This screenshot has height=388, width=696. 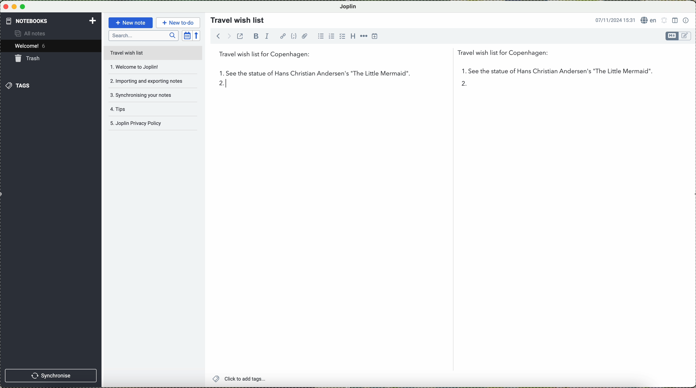 What do you see at coordinates (220, 37) in the screenshot?
I see `navigate` at bounding box center [220, 37].